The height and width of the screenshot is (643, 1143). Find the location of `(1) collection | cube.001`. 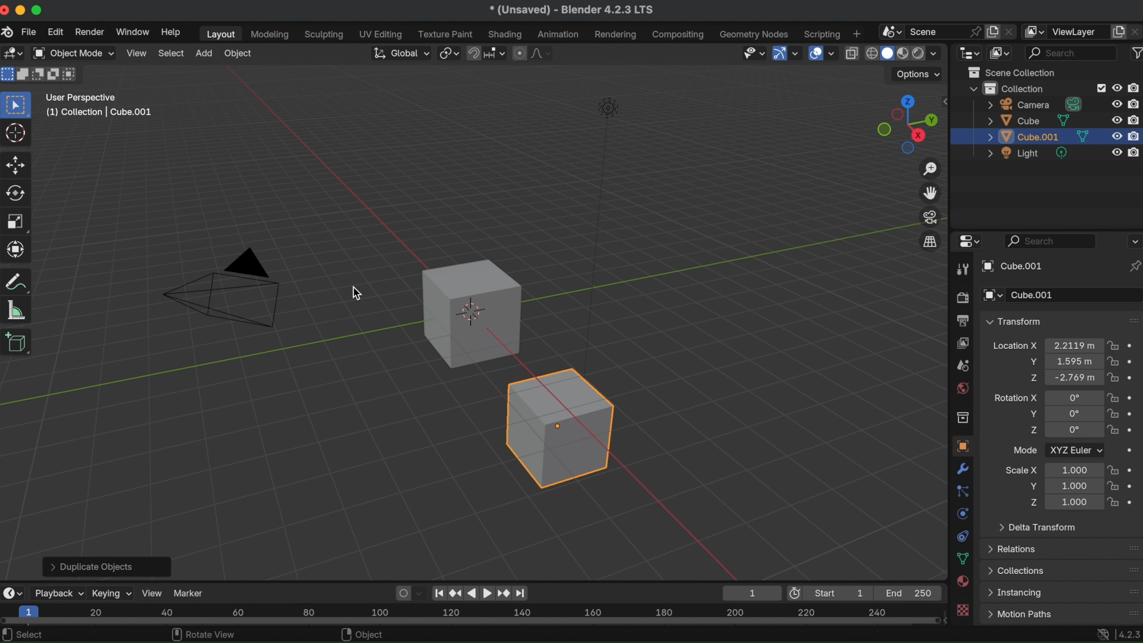

(1) collection | cube.001 is located at coordinates (100, 112).